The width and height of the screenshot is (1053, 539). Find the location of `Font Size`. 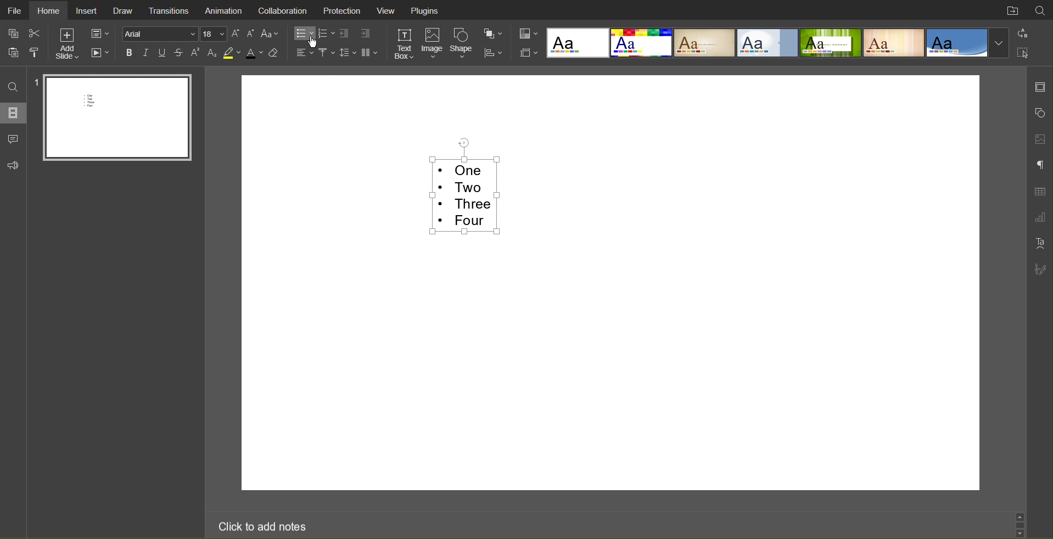

Font Size is located at coordinates (214, 34).